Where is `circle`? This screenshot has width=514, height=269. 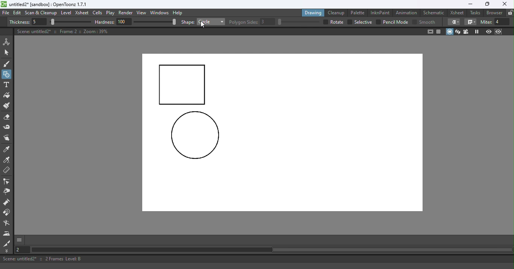
circle is located at coordinates (195, 136).